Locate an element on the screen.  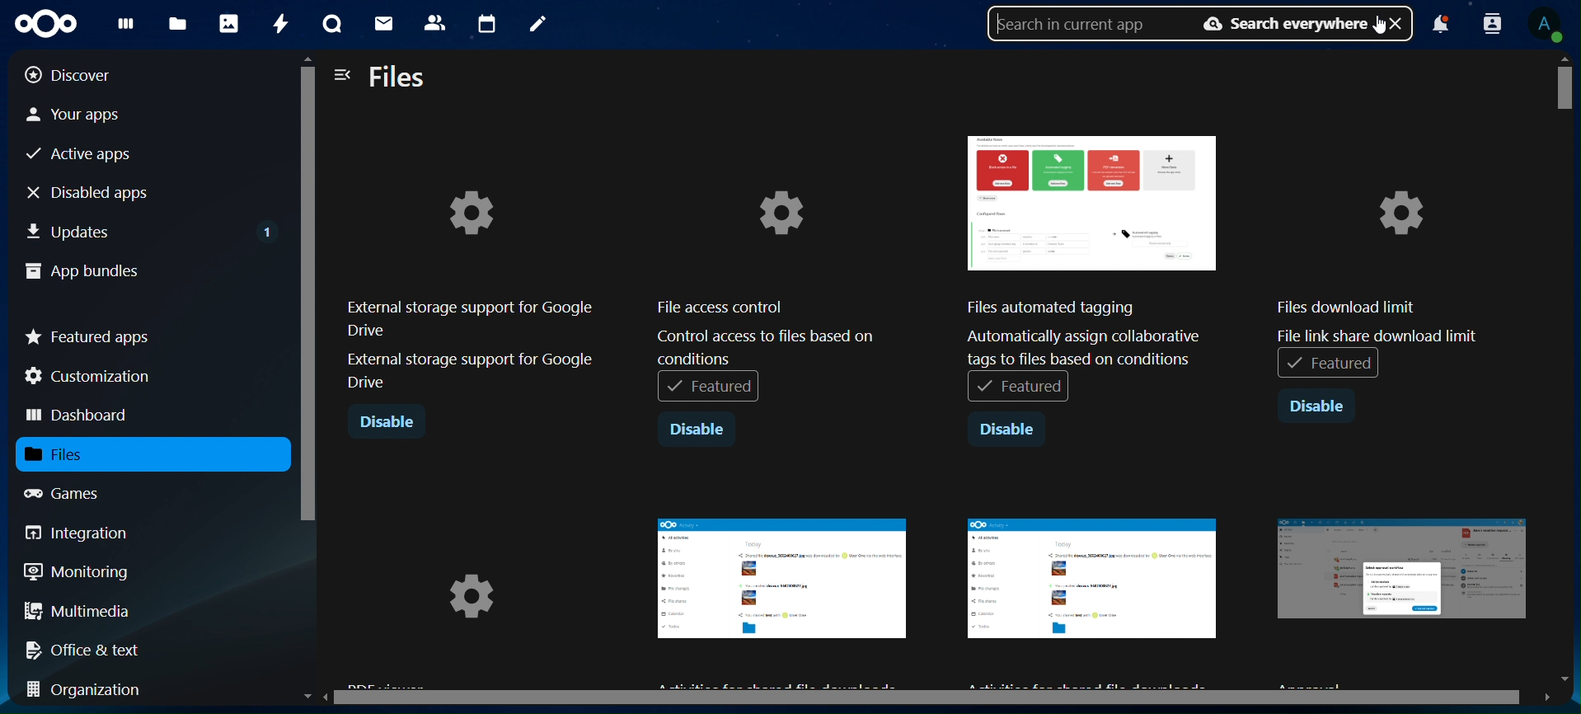
File access control Control access to files based onconditions[Featured | is located at coordinates (767, 283).